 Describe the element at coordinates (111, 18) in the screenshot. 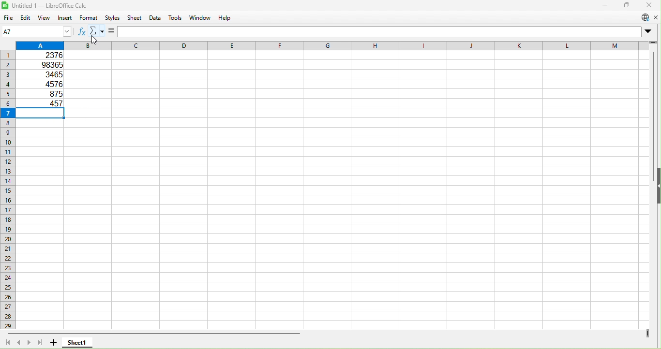

I see `Styles` at that location.